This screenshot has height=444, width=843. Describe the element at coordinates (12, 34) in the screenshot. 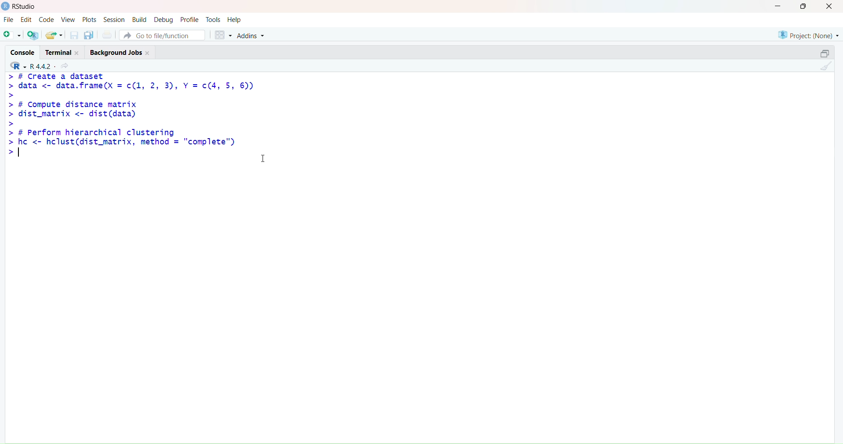

I see `New File` at that location.